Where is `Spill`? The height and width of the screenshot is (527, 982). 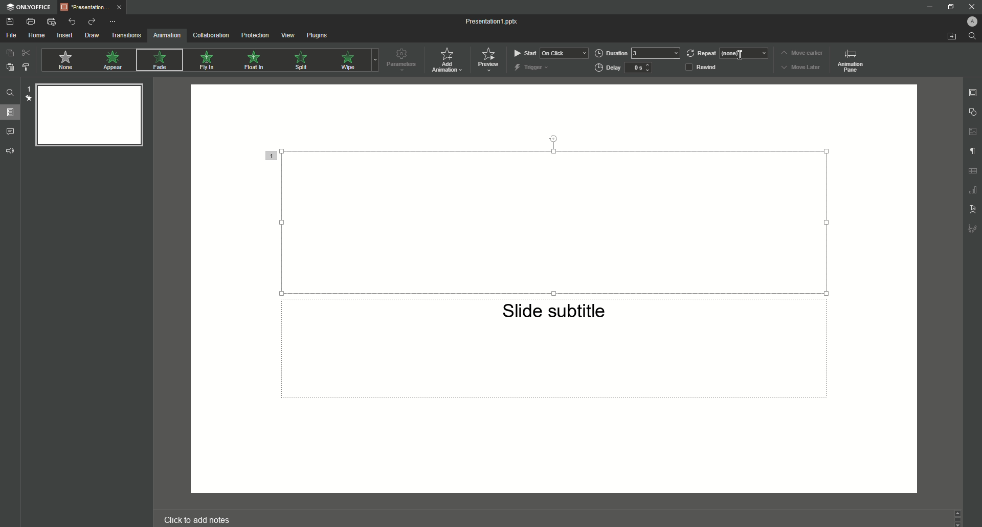 Spill is located at coordinates (302, 63).